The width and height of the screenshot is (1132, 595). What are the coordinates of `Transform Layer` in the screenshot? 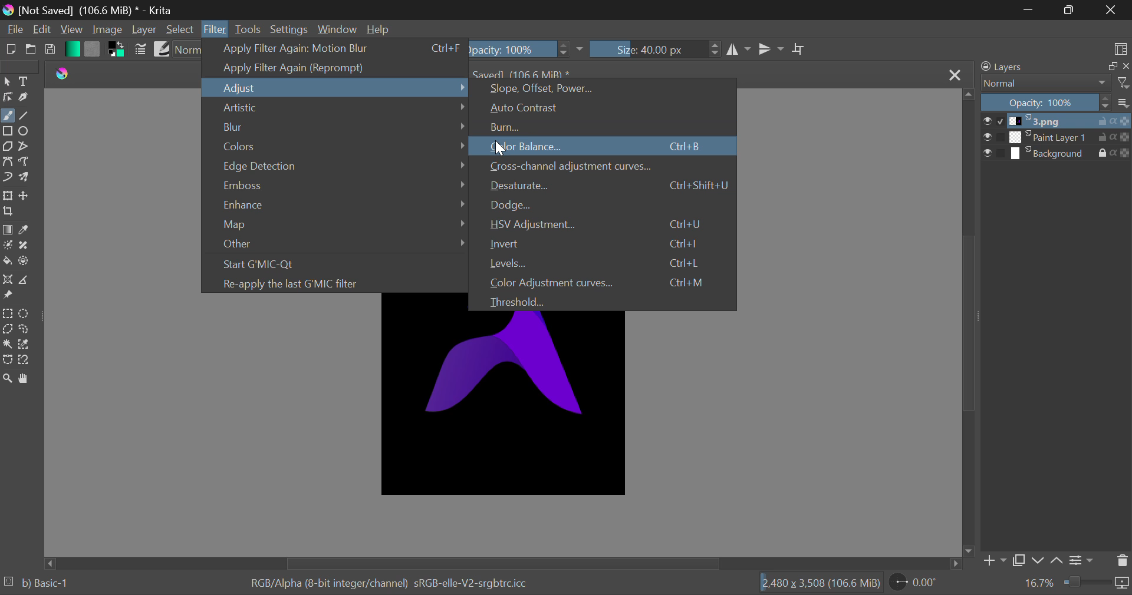 It's located at (8, 196).